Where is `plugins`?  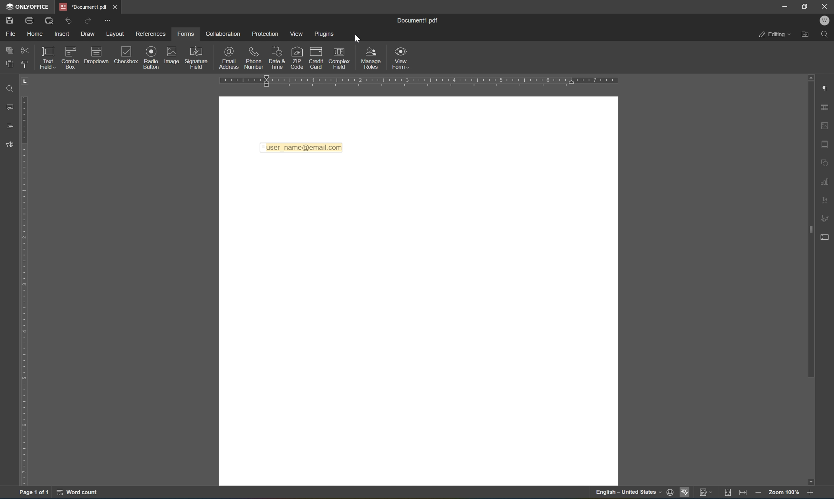 plugins is located at coordinates (326, 34).